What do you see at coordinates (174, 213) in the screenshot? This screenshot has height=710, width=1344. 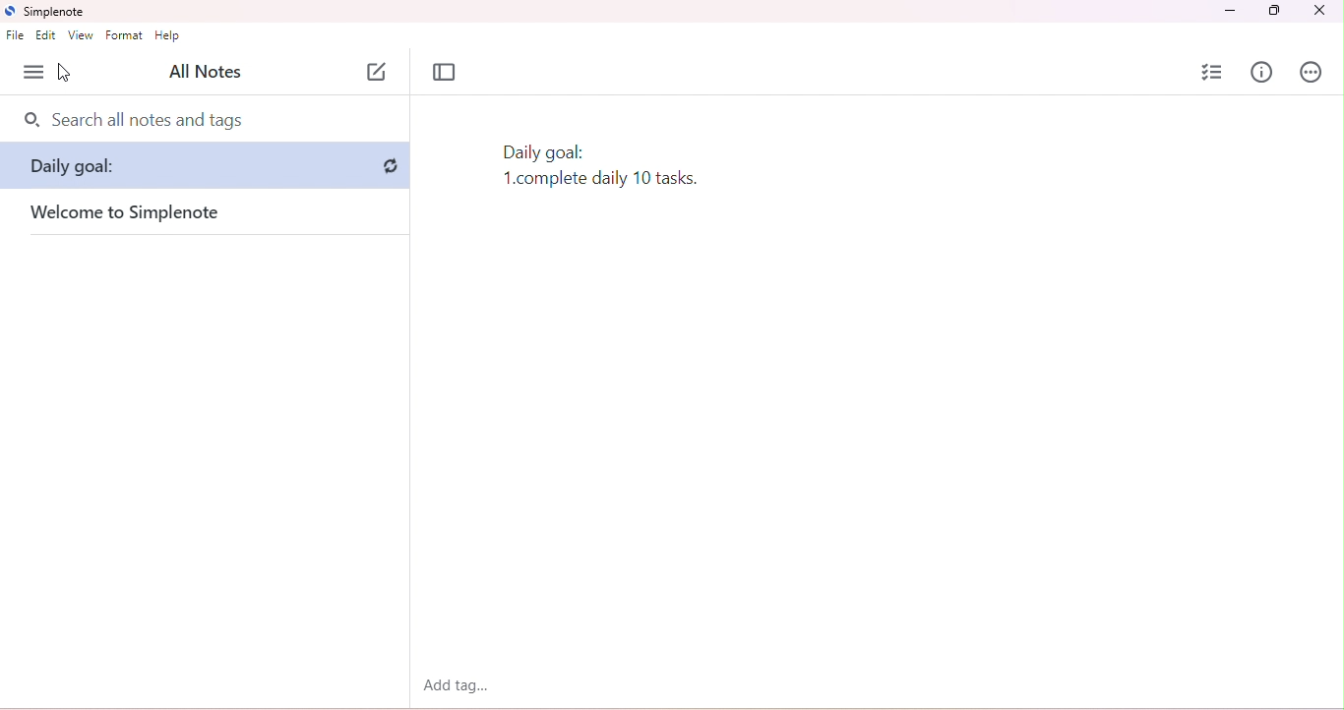 I see `welcome to simple note` at bounding box center [174, 213].